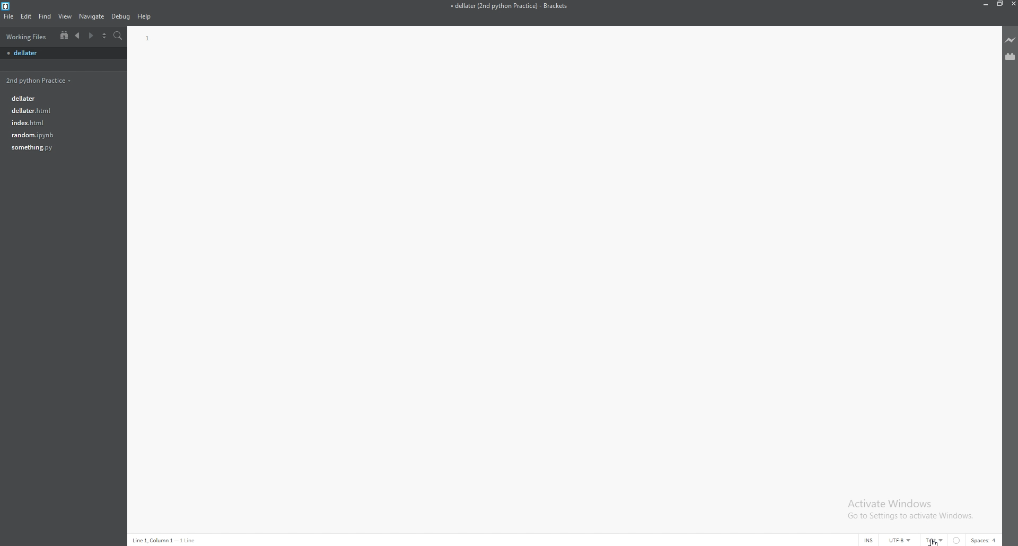 The height and width of the screenshot is (546, 1018). I want to click on extension manager, so click(1010, 56).